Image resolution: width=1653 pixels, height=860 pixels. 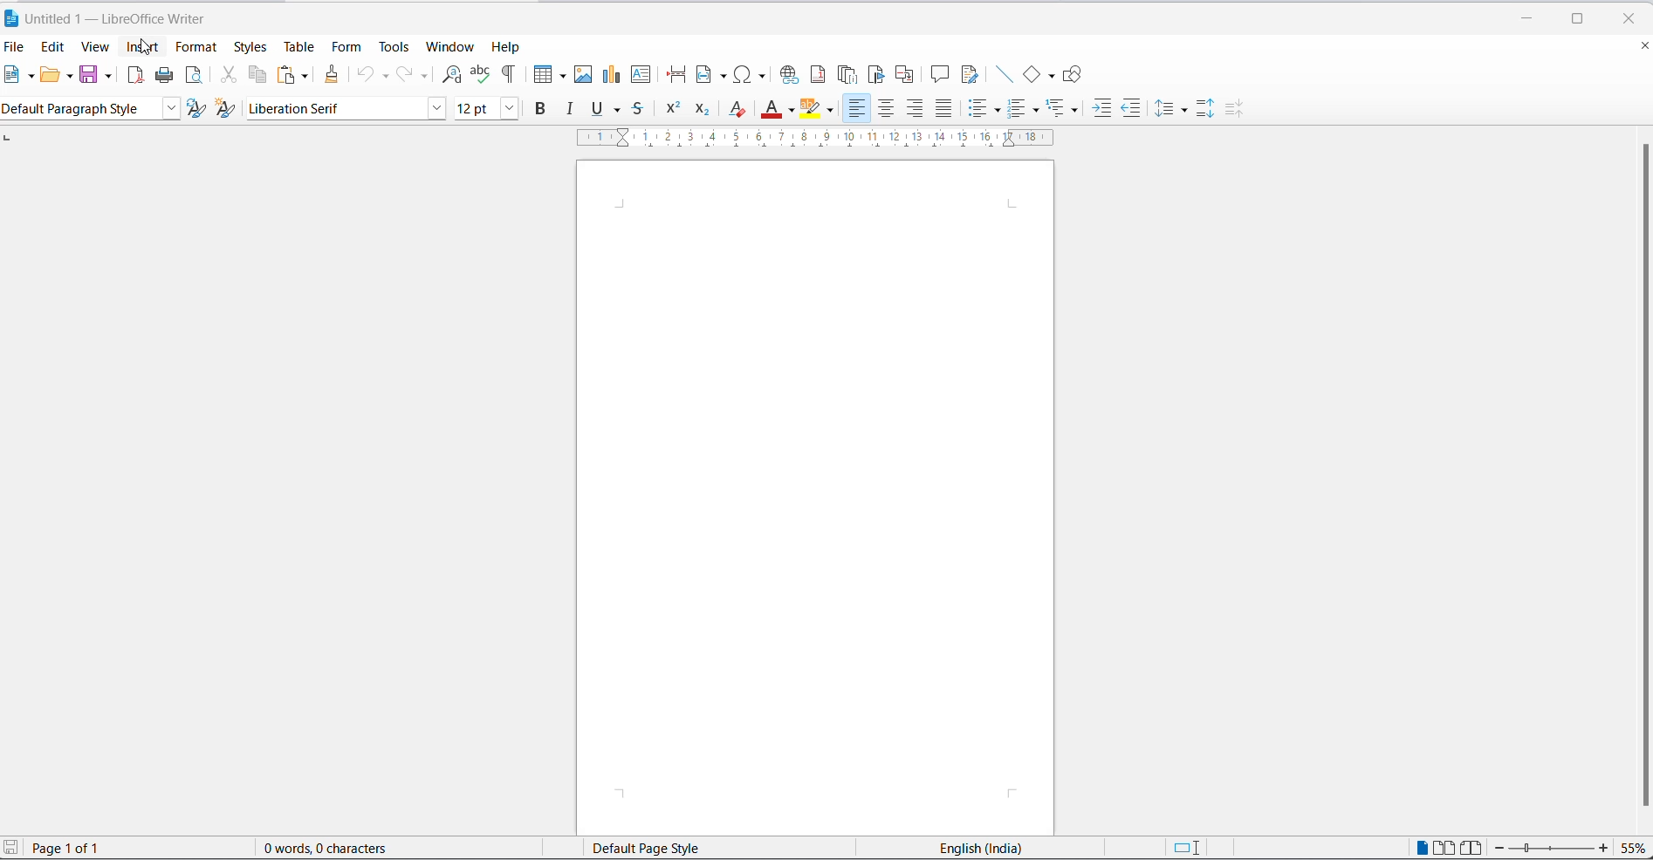 What do you see at coordinates (857, 111) in the screenshot?
I see `text align left` at bounding box center [857, 111].